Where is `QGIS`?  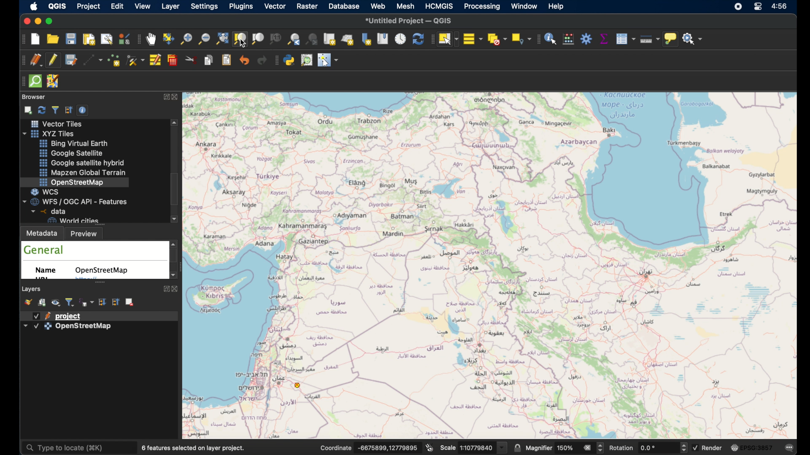 QGIS is located at coordinates (59, 5).